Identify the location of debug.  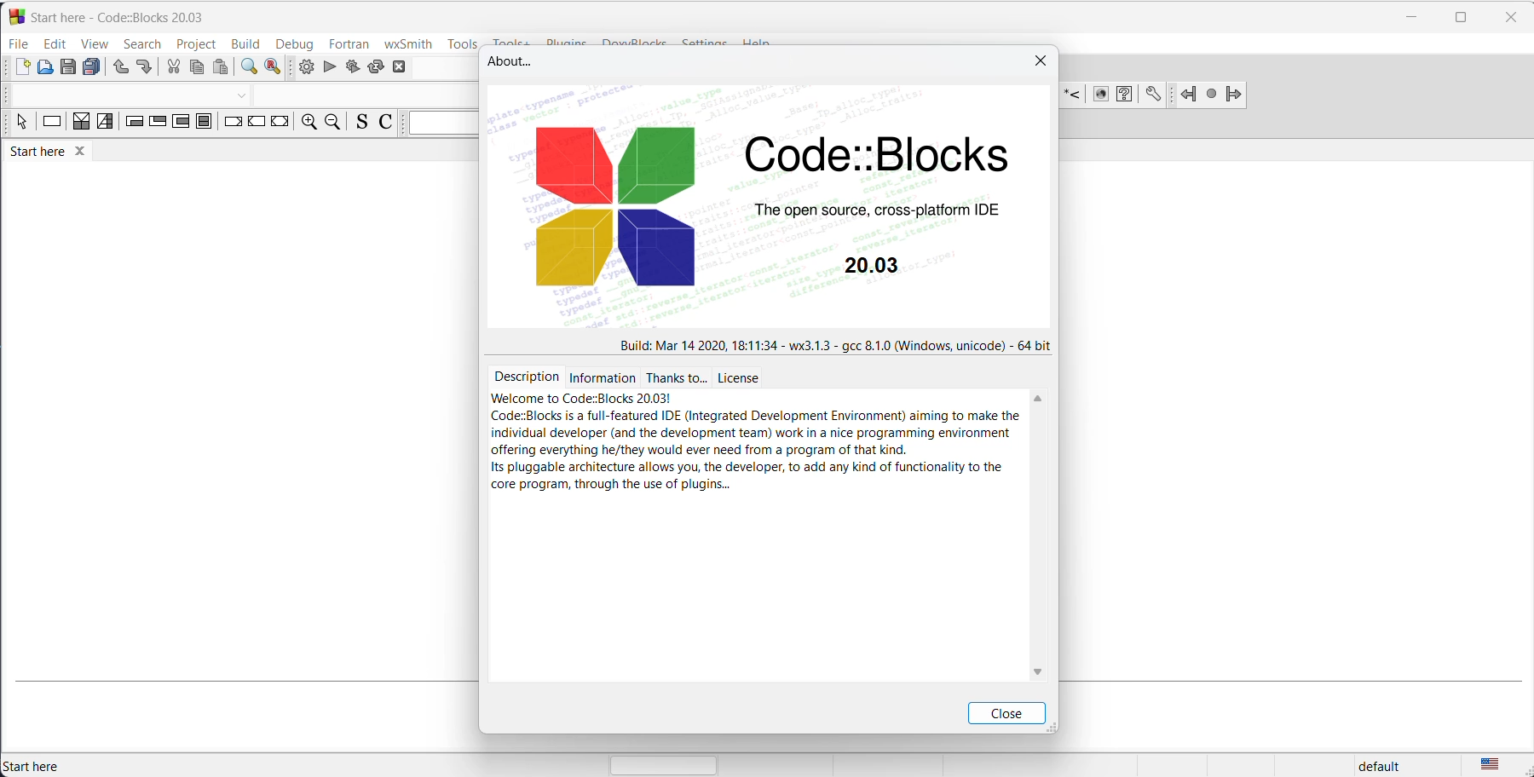
(294, 43).